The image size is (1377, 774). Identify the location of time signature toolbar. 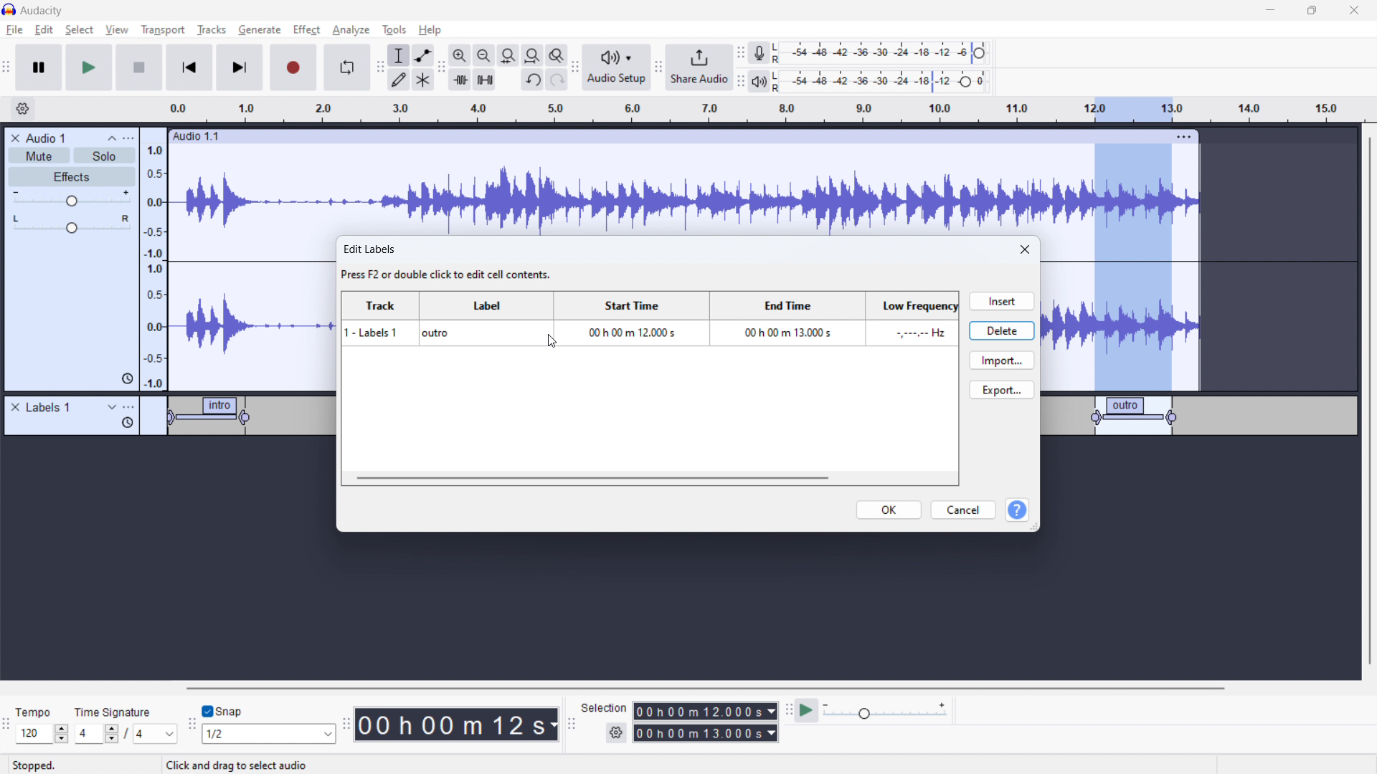
(9, 728).